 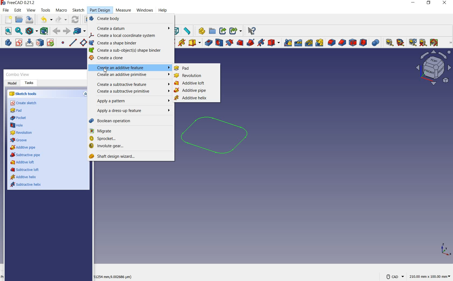 What do you see at coordinates (288, 43) in the screenshot?
I see `mirrored` at bounding box center [288, 43].